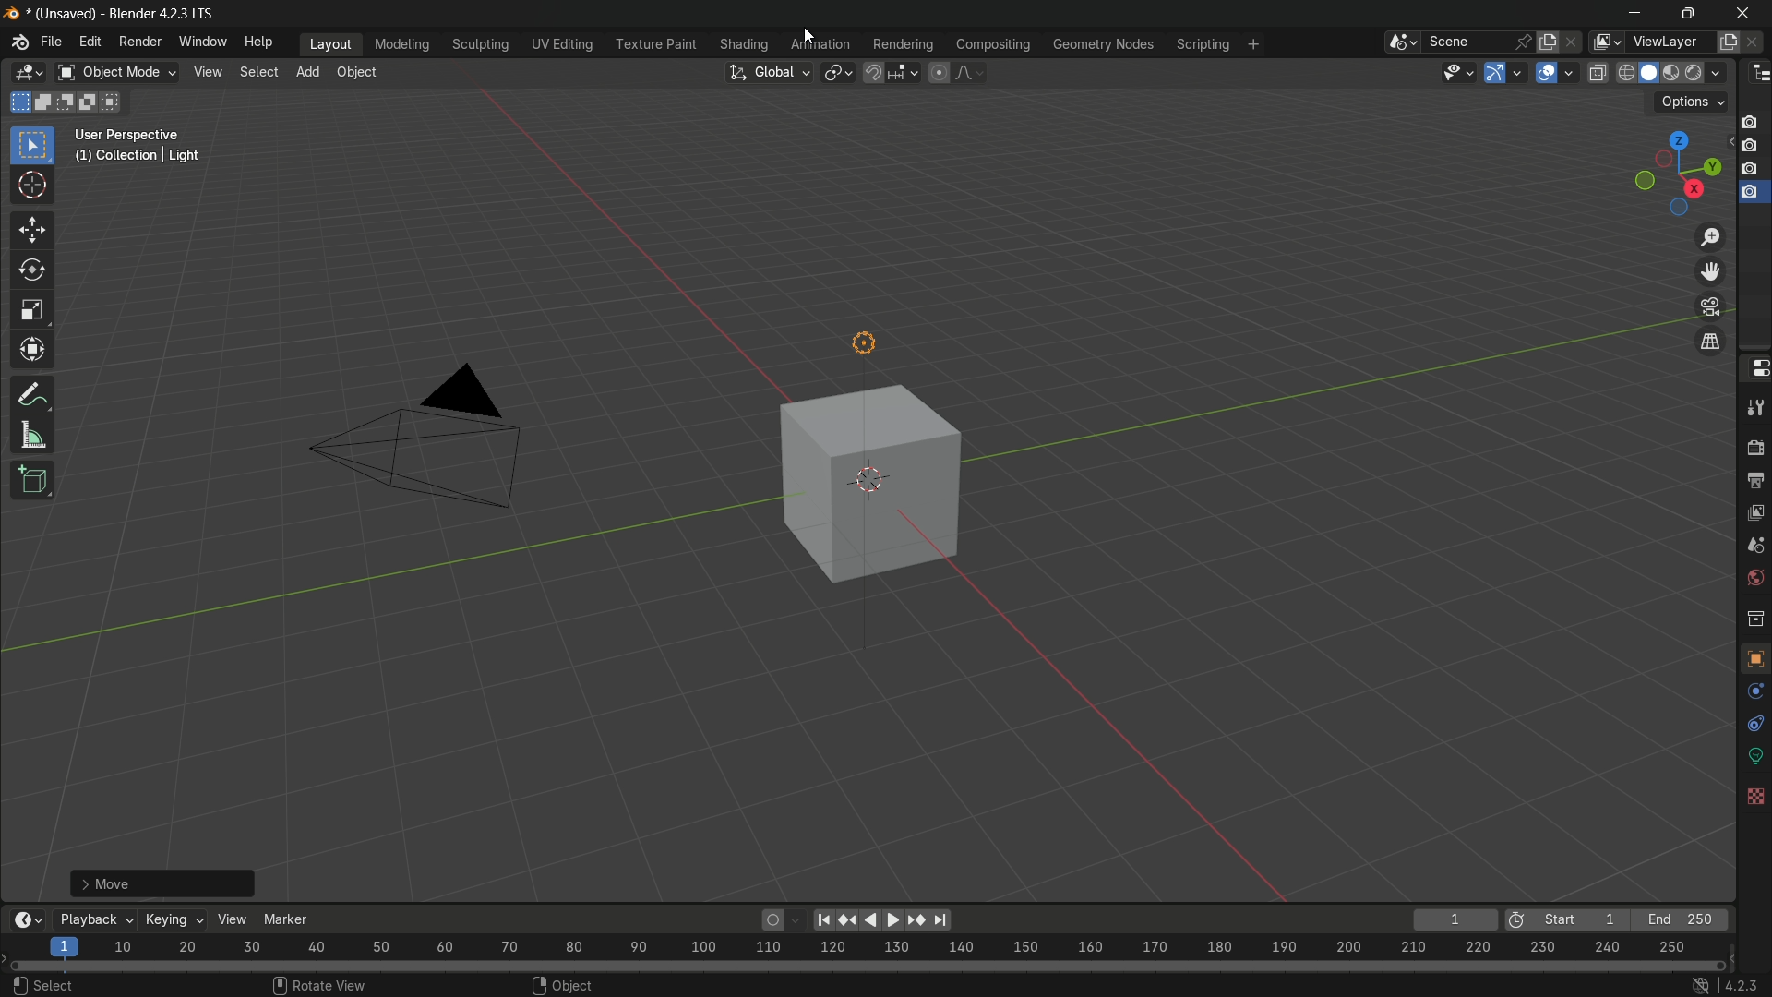  I want to click on snap, so click(890, 73).